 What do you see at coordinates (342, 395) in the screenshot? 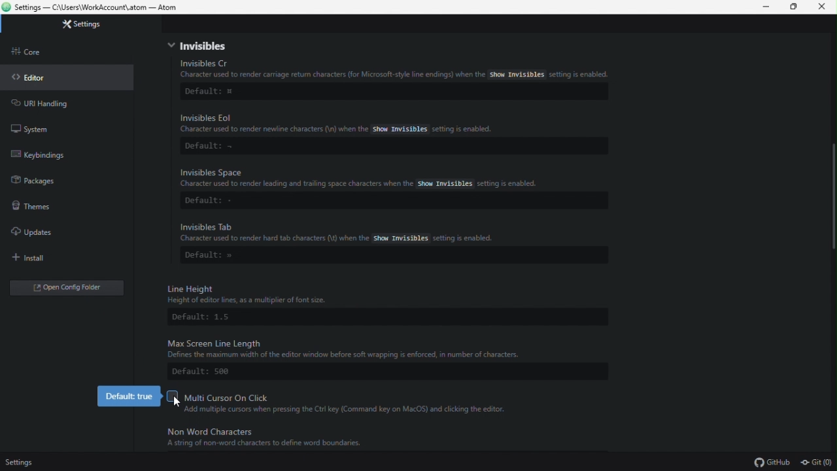
I see `multi cursor on click( disabled)` at bounding box center [342, 395].